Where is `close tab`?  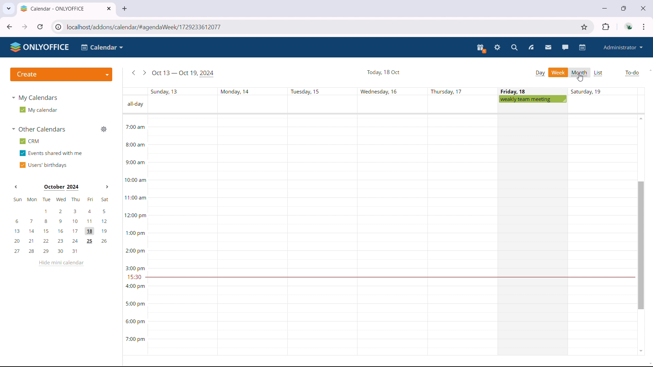 close tab is located at coordinates (109, 8).